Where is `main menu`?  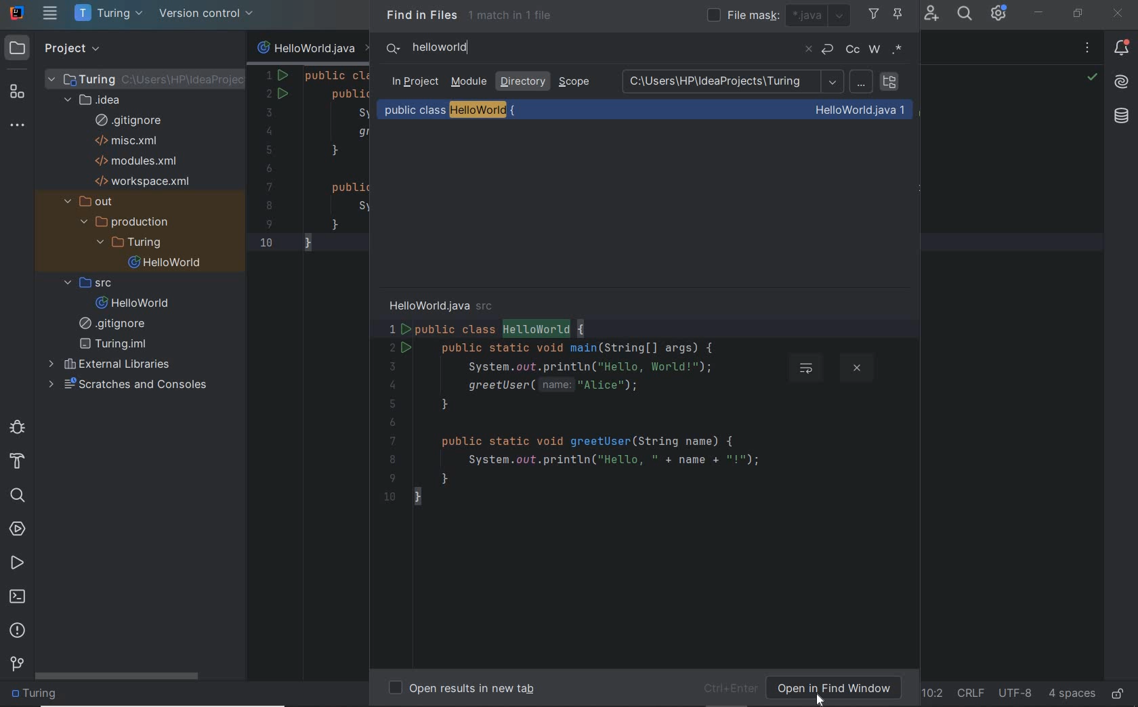
main menu is located at coordinates (50, 13).